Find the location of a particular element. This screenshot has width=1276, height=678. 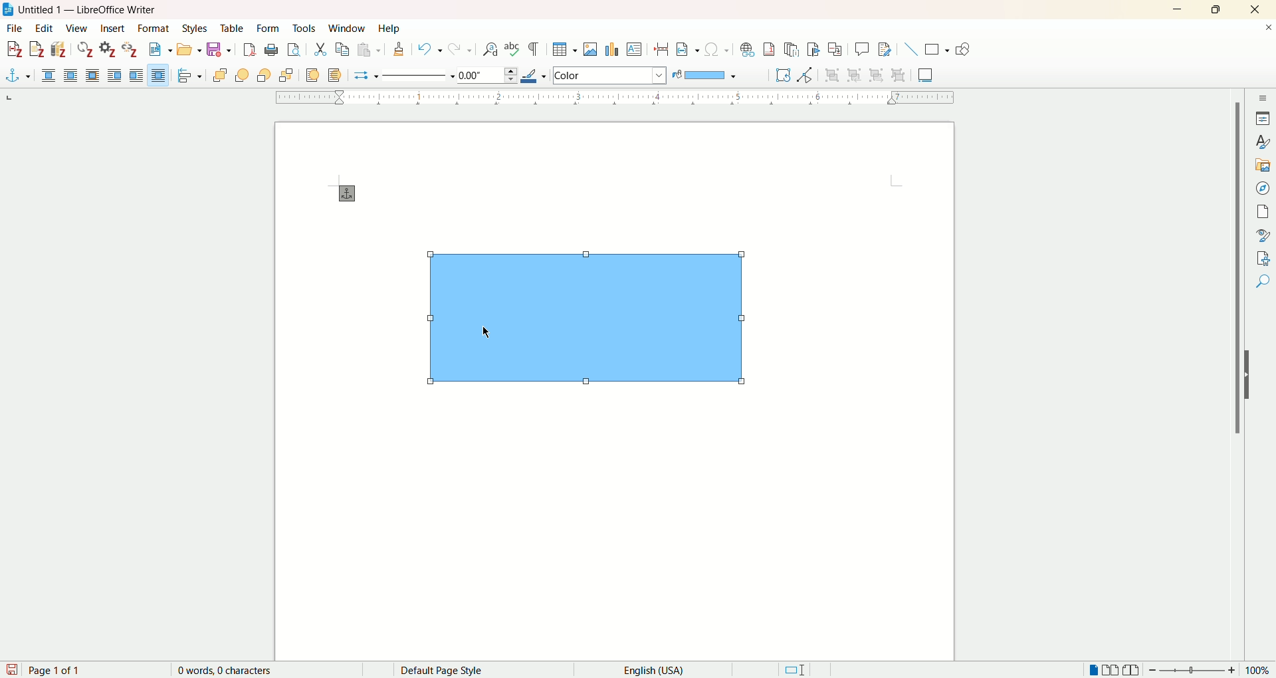

show draw functions is located at coordinates (962, 47).